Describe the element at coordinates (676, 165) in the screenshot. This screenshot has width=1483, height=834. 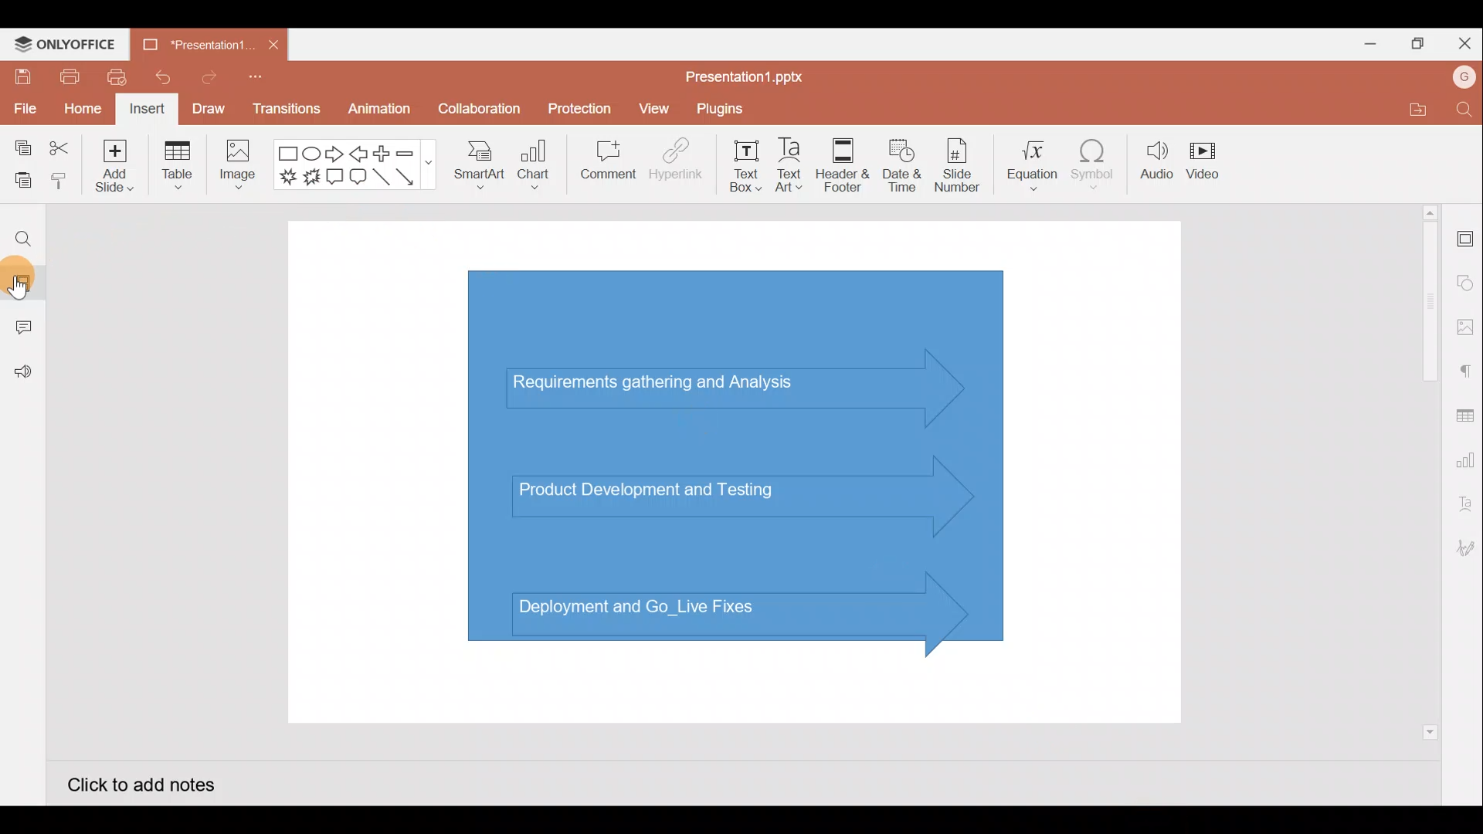
I see `Hyperlink` at that location.